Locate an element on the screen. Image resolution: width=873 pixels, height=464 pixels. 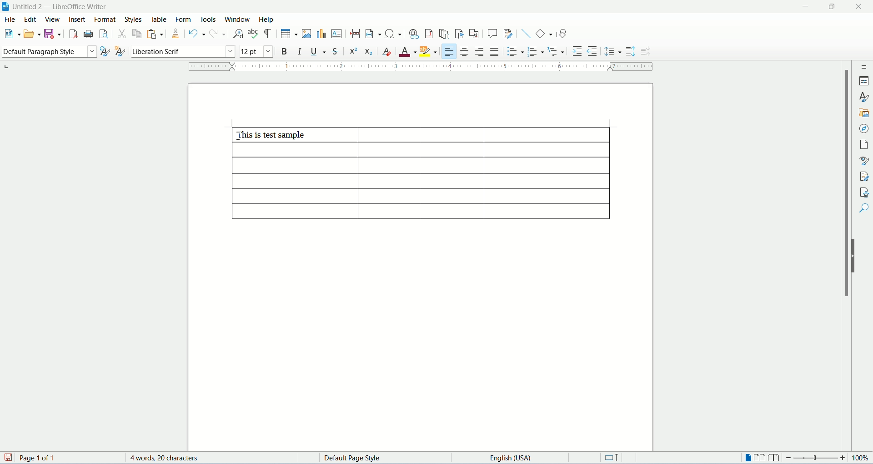
insert page break is located at coordinates (356, 33).